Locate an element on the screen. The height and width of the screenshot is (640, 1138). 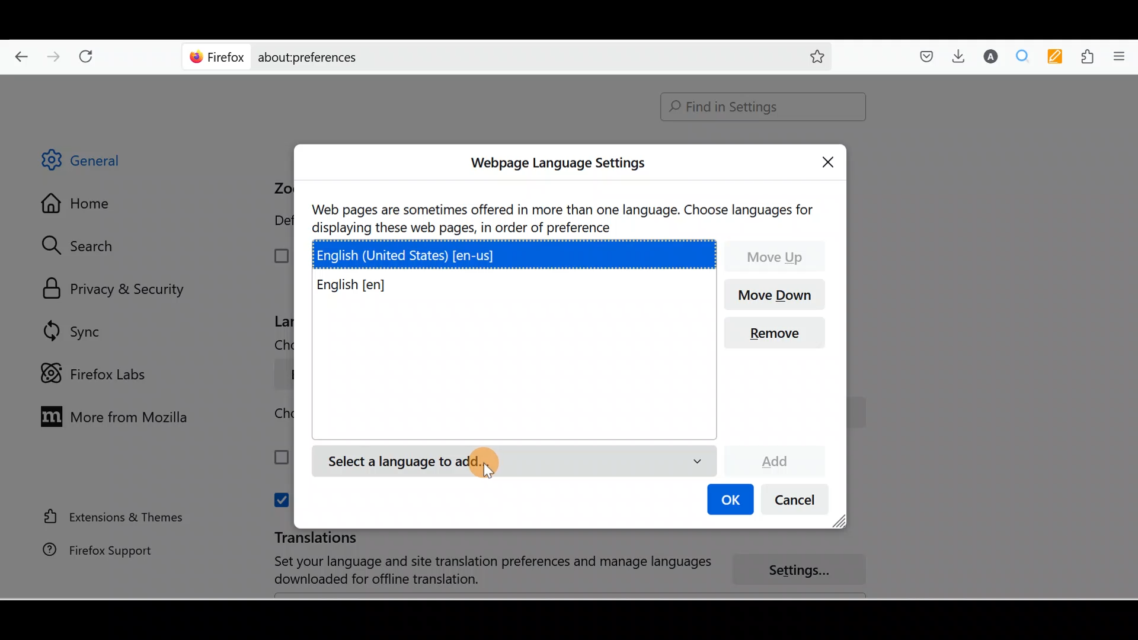
Scroll bar is located at coordinates (1130, 337).